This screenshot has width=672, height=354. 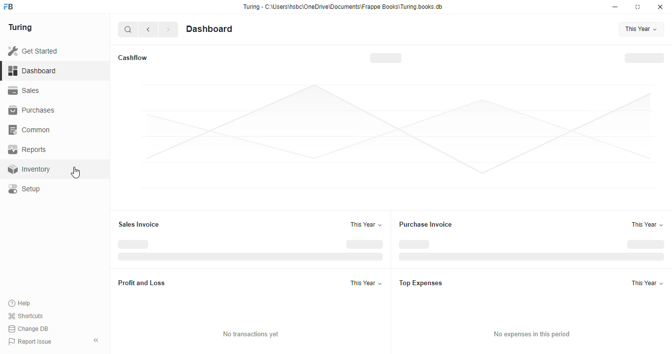 I want to click on setup, so click(x=25, y=189).